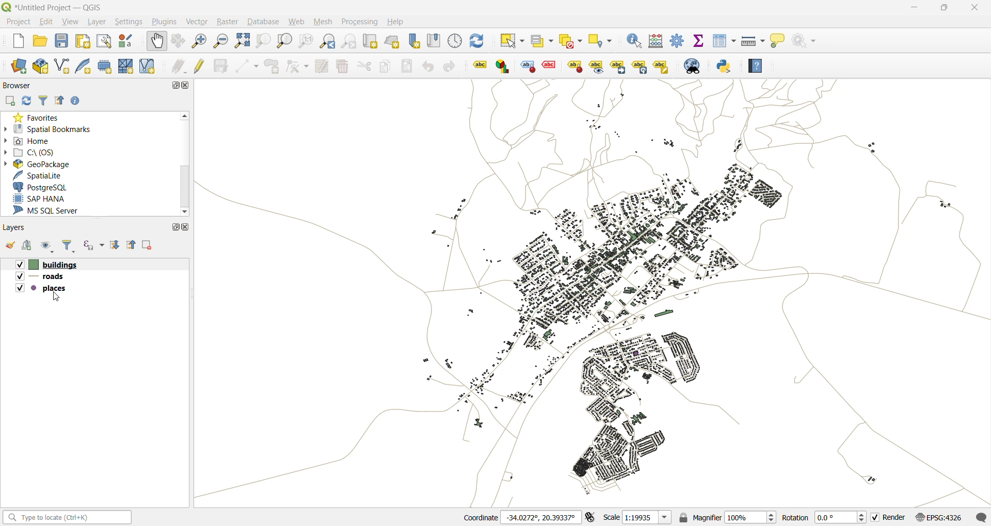 The height and width of the screenshot is (526, 991). I want to click on add polygon, so click(273, 67).